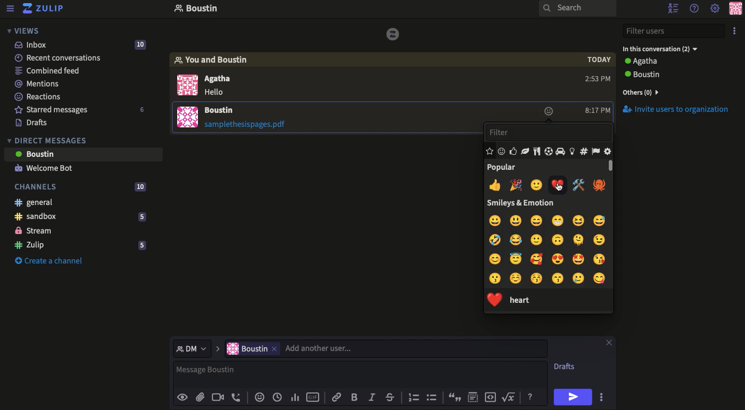 This screenshot has height=410, width=745. What do you see at coordinates (537, 240) in the screenshot?
I see `smile` at bounding box center [537, 240].